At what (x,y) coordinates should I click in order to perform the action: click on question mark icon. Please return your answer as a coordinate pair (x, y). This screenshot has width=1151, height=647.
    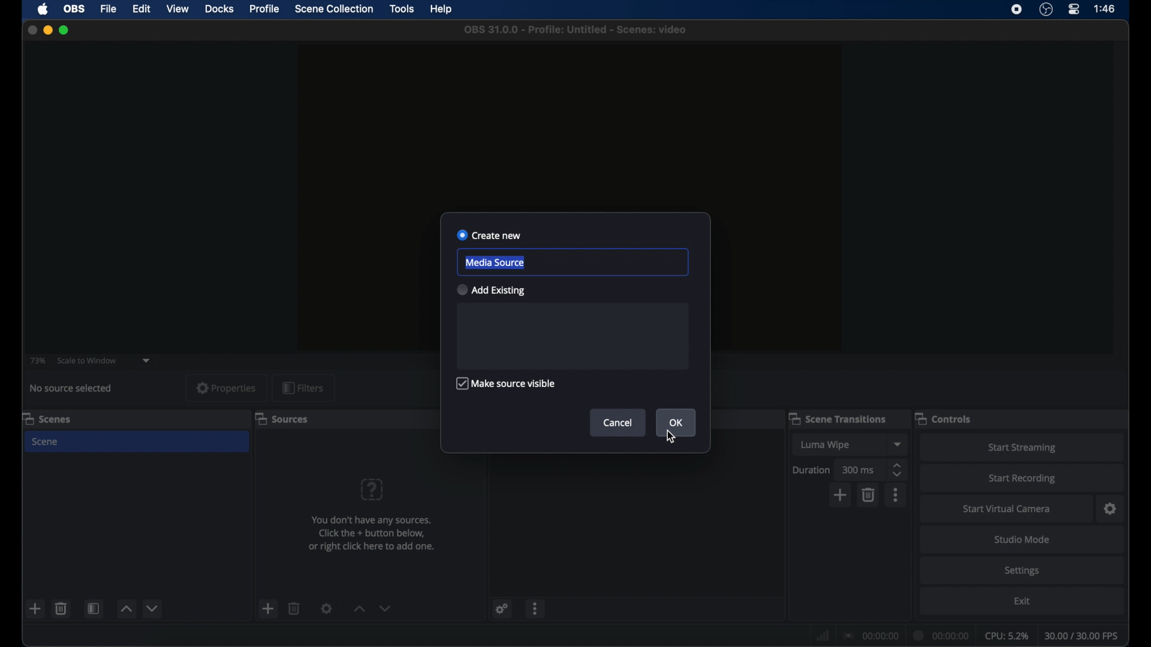
    Looking at the image, I should click on (372, 489).